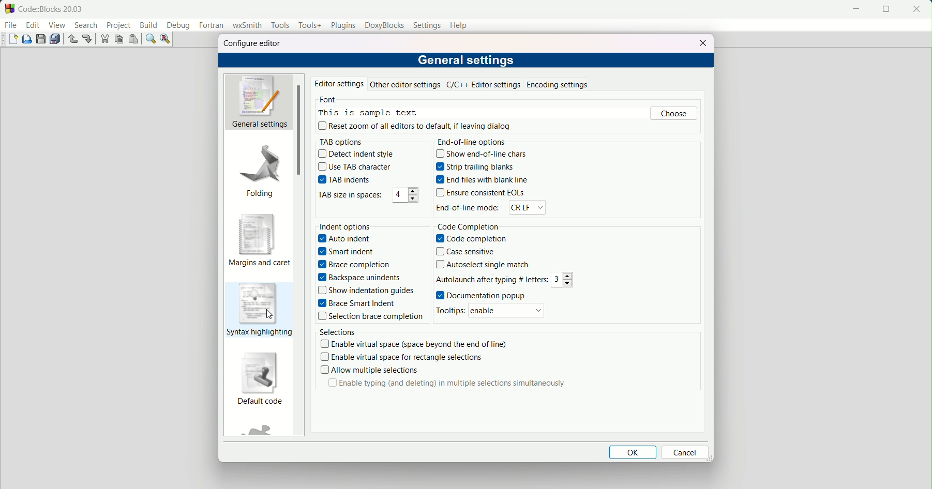 The image size is (932, 489). What do you see at coordinates (473, 167) in the screenshot?
I see `strip trailing blanks` at bounding box center [473, 167].